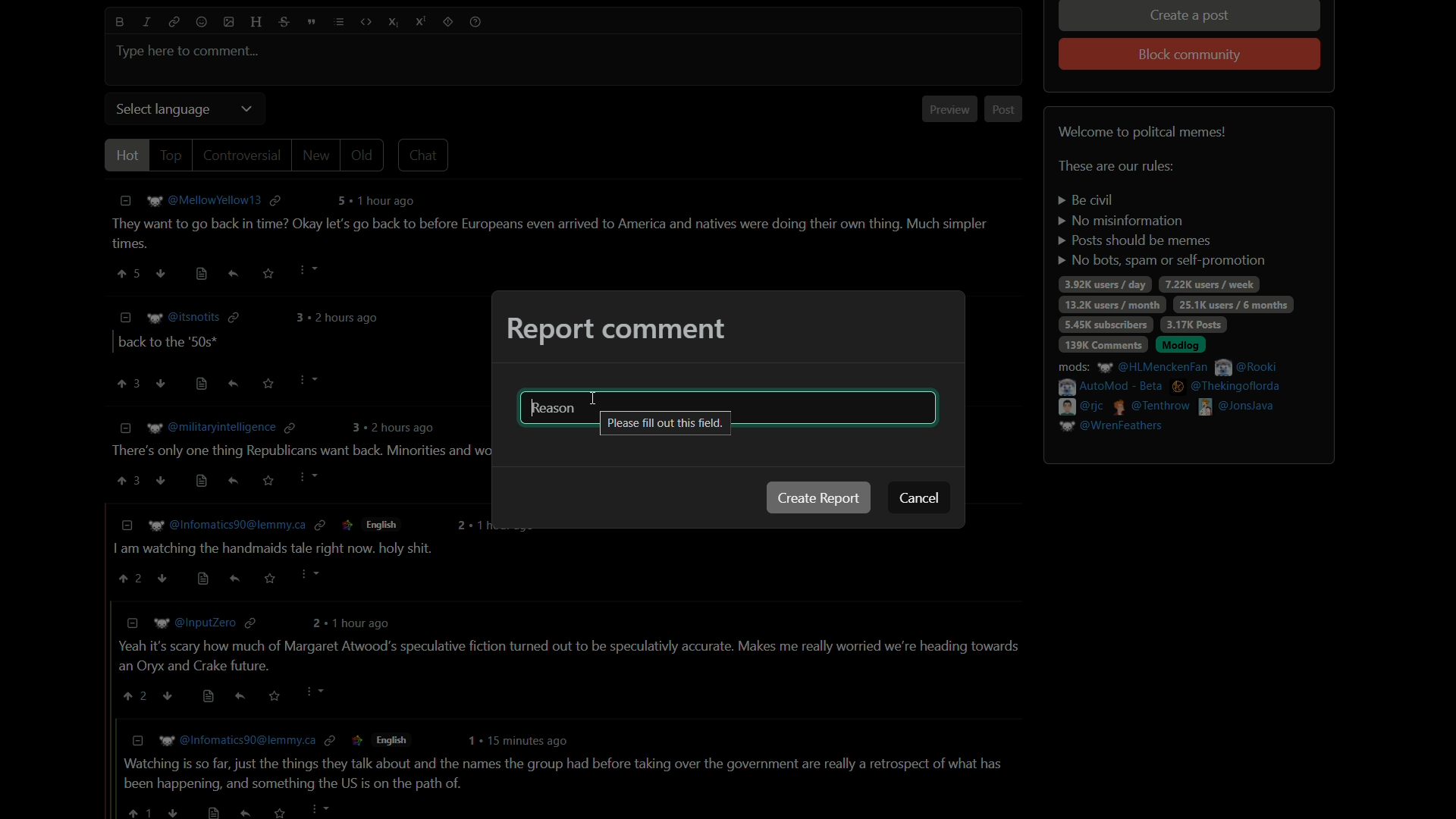 The image size is (1456, 819). What do you see at coordinates (556, 409) in the screenshot?
I see `Reason` at bounding box center [556, 409].